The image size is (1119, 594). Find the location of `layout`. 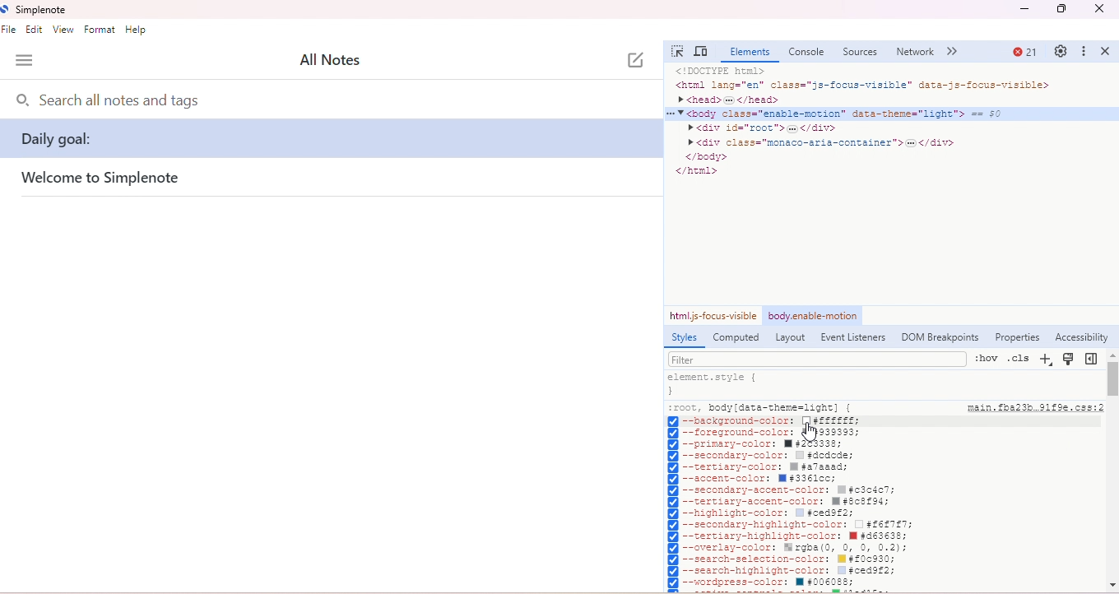

layout is located at coordinates (790, 339).